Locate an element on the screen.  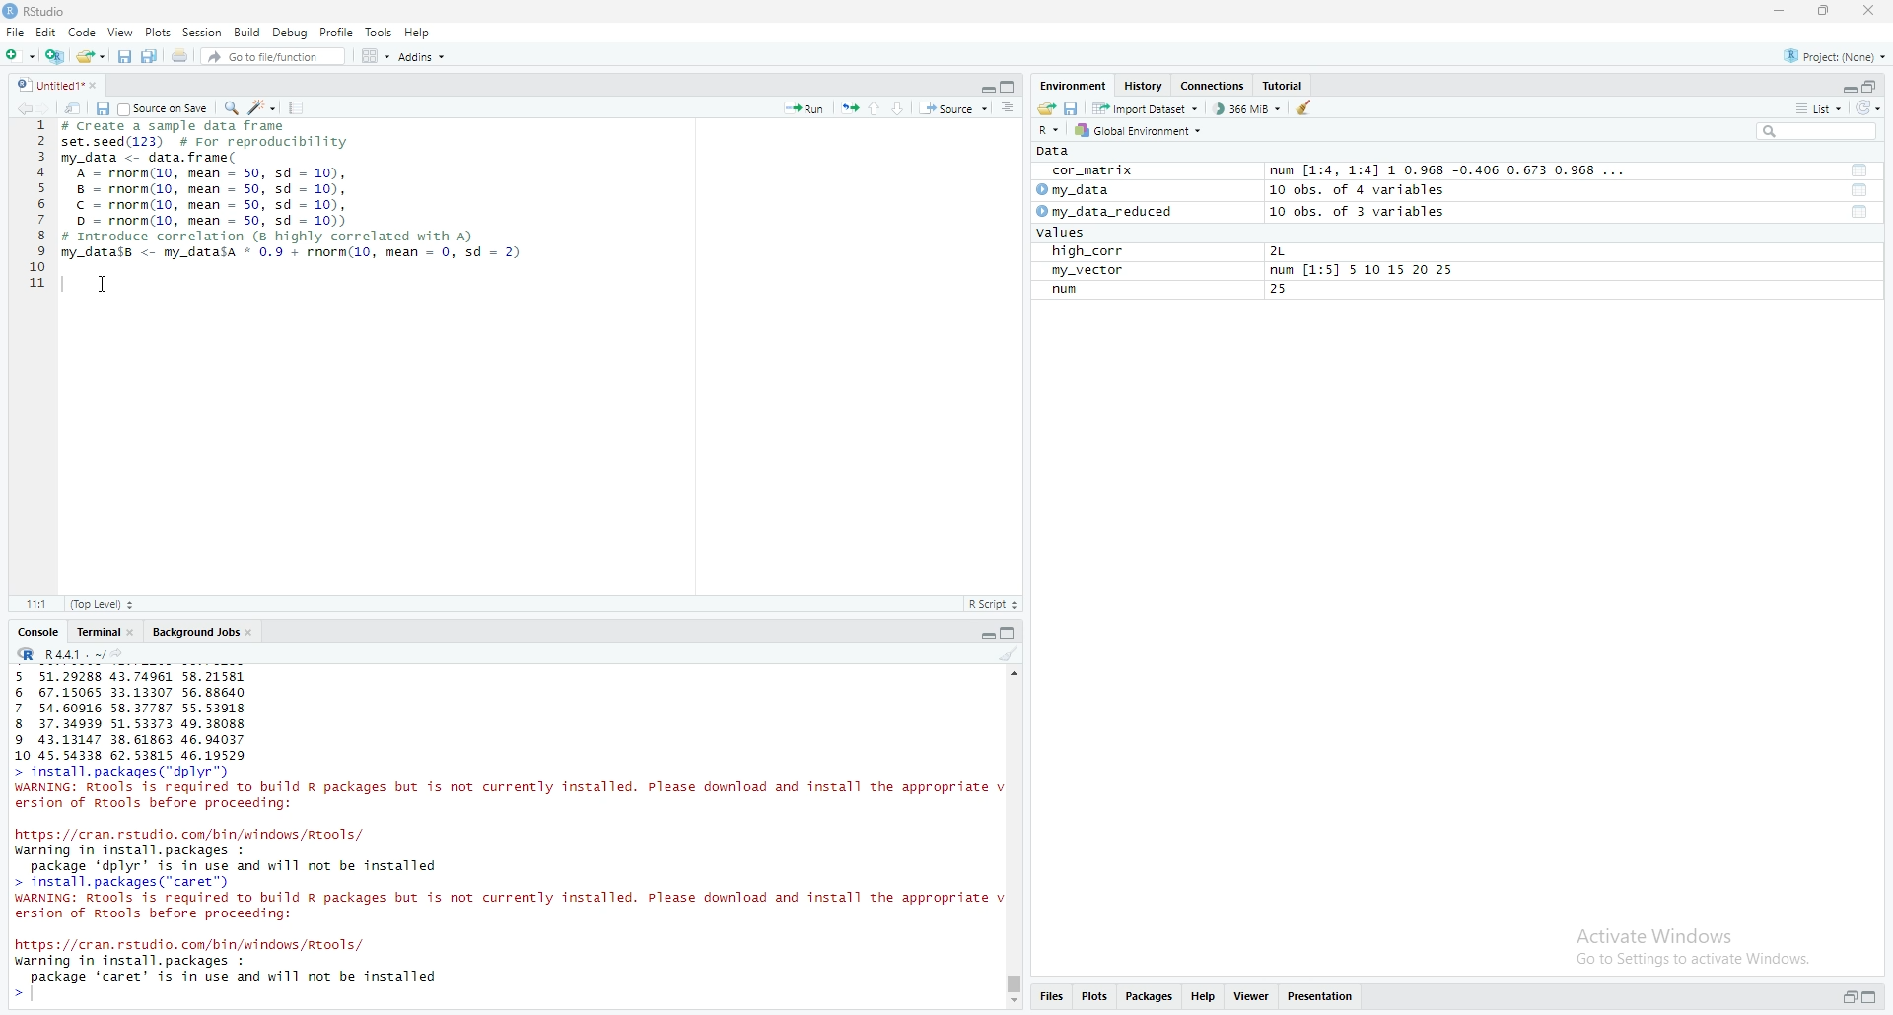
open in separate window is located at coordinates (1871, 86).